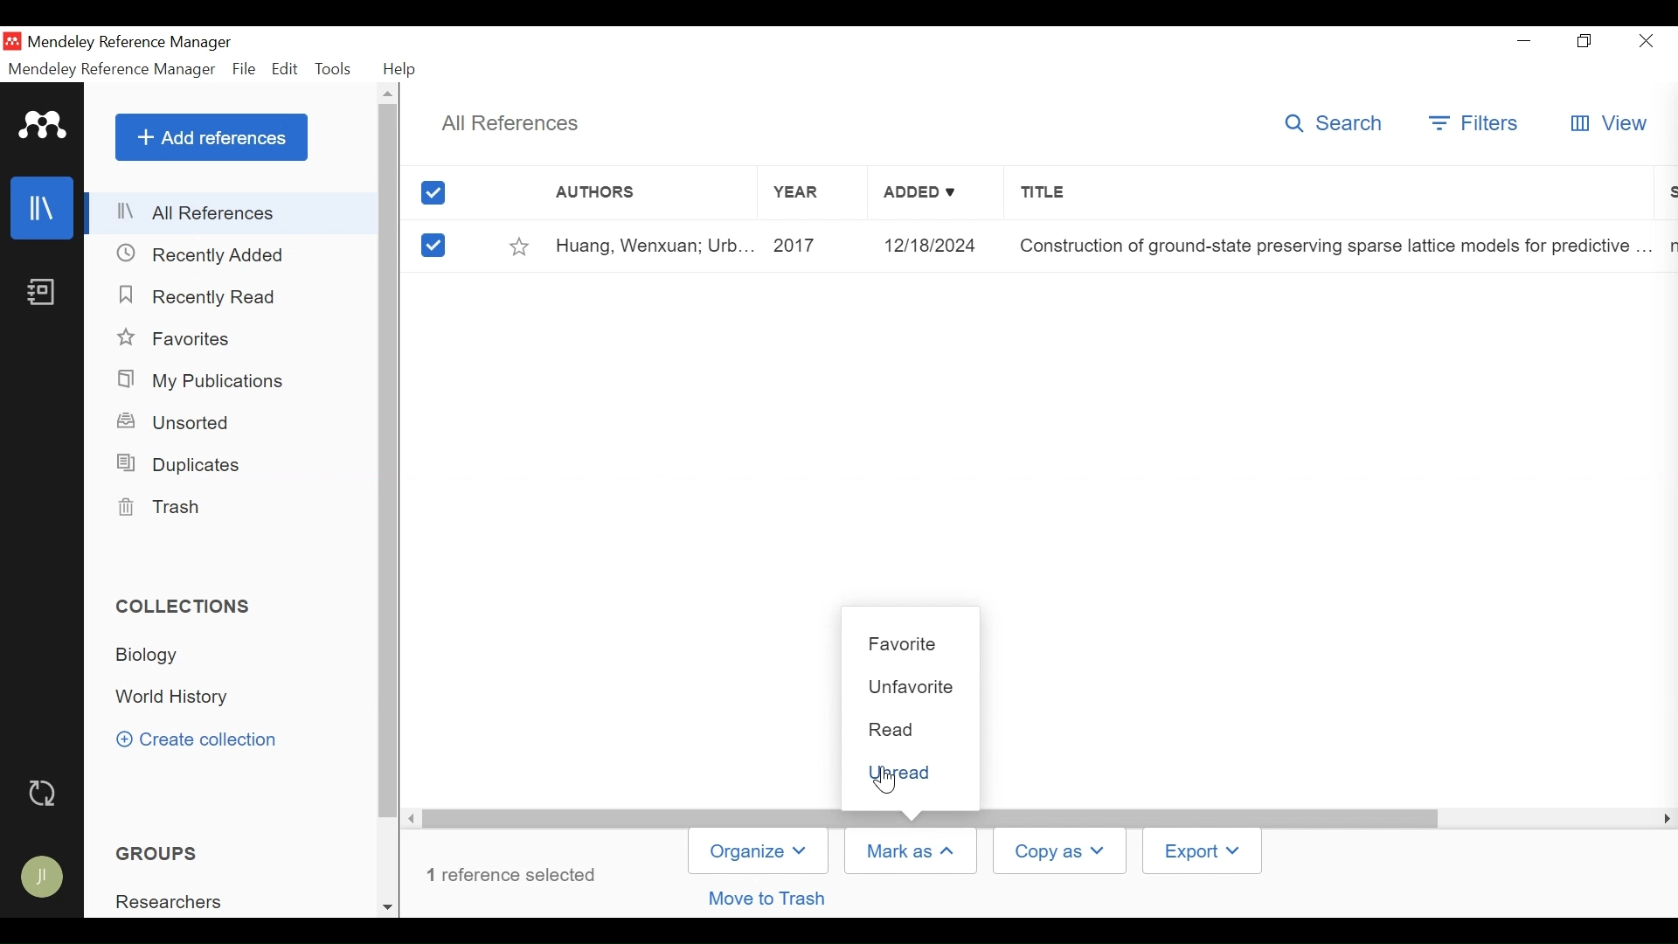 The height and width of the screenshot is (944, 1678). I want to click on Move to trash, so click(772, 899).